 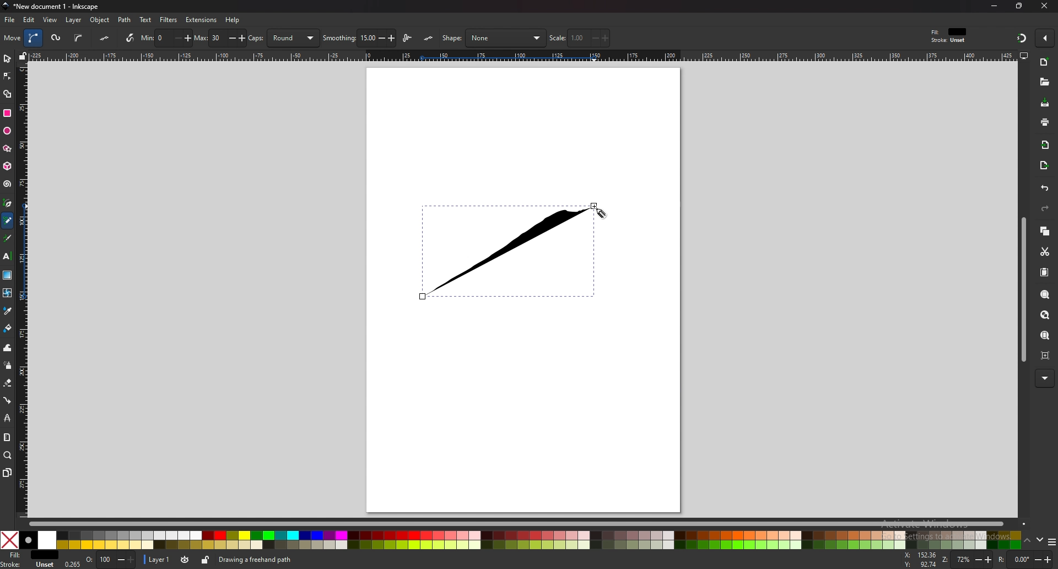 What do you see at coordinates (220, 37) in the screenshot?
I see `max` at bounding box center [220, 37].